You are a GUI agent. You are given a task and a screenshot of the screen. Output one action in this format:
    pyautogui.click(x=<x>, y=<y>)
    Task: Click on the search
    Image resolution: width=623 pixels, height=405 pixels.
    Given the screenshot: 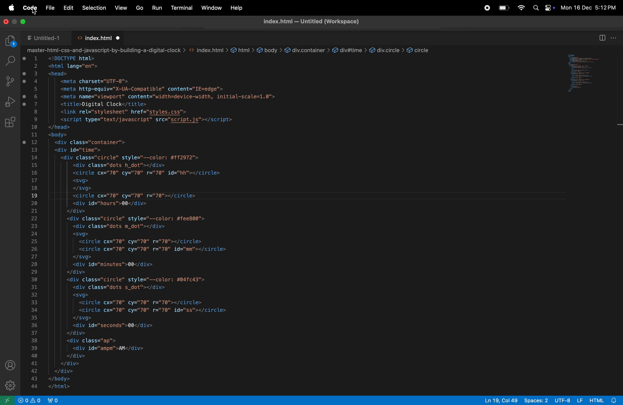 What is the action you would take?
    pyautogui.click(x=10, y=61)
    